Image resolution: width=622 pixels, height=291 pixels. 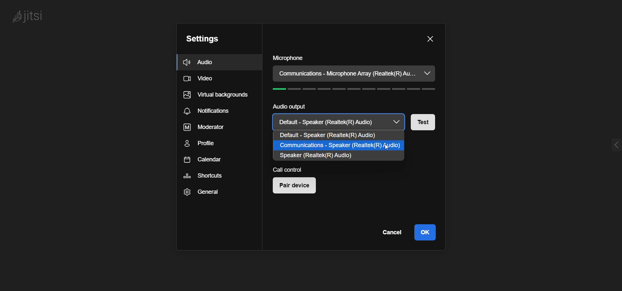 What do you see at coordinates (202, 128) in the screenshot?
I see `moderator` at bounding box center [202, 128].